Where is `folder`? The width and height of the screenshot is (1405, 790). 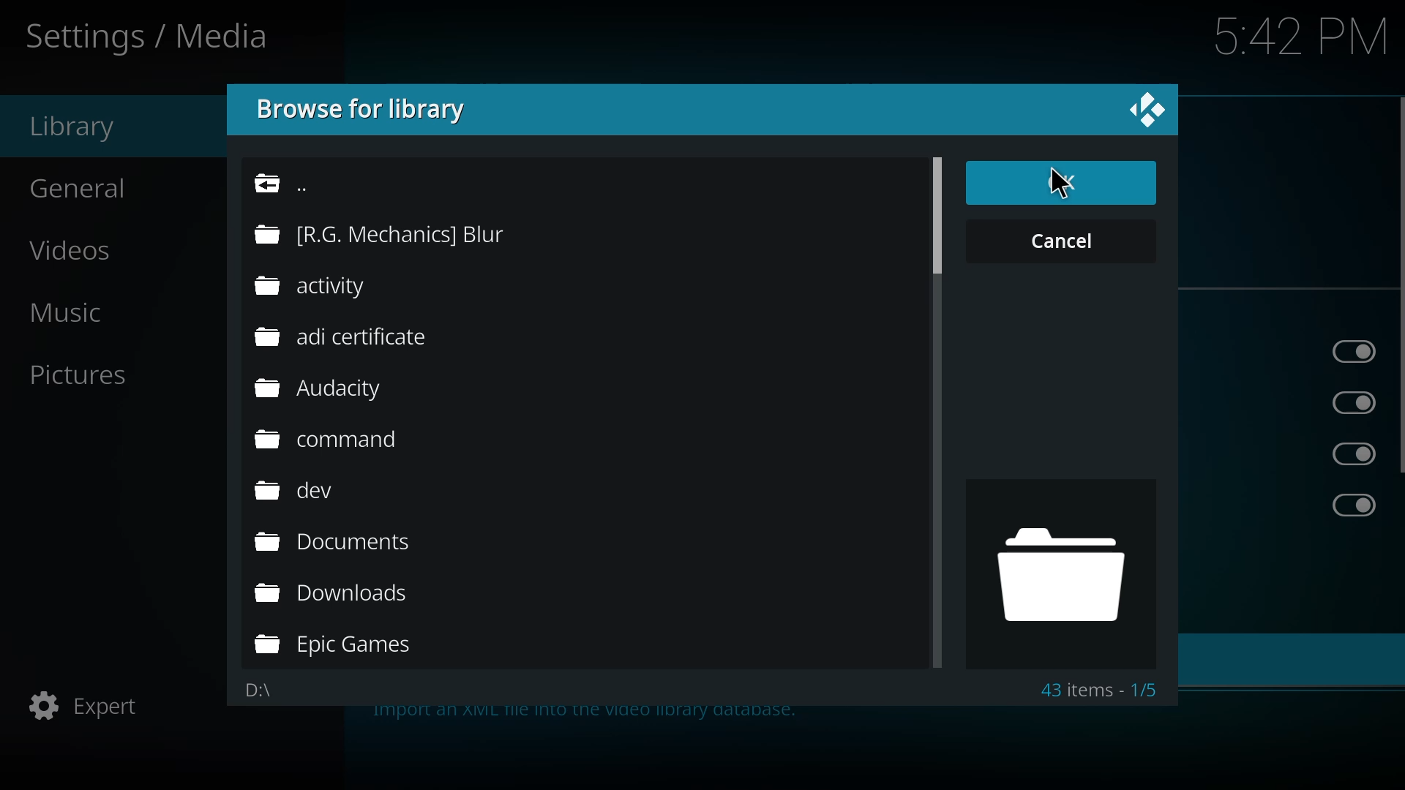
folder is located at coordinates (338, 441).